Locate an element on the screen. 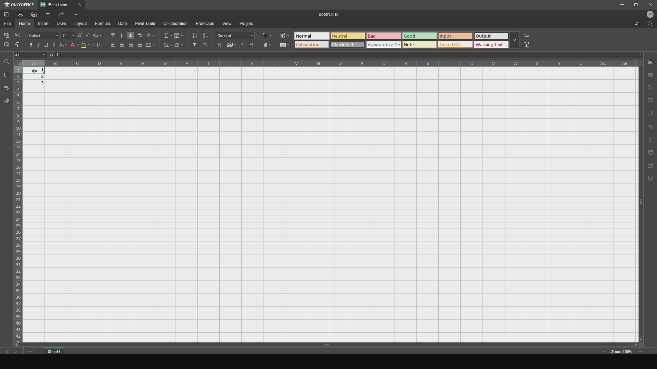 Image resolution: width=657 pixels, height=369 pixels. paste is located at coordinates (5, 47).